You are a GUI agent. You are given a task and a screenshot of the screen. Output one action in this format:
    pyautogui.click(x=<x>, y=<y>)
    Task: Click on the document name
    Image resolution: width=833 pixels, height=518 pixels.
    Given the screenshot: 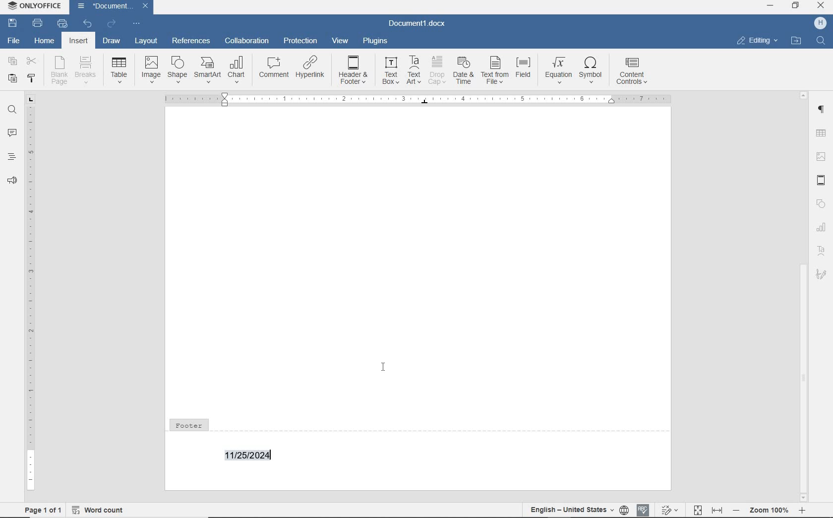 What is the action you would take?
    pyautogui.click(x=108, y=6)
    